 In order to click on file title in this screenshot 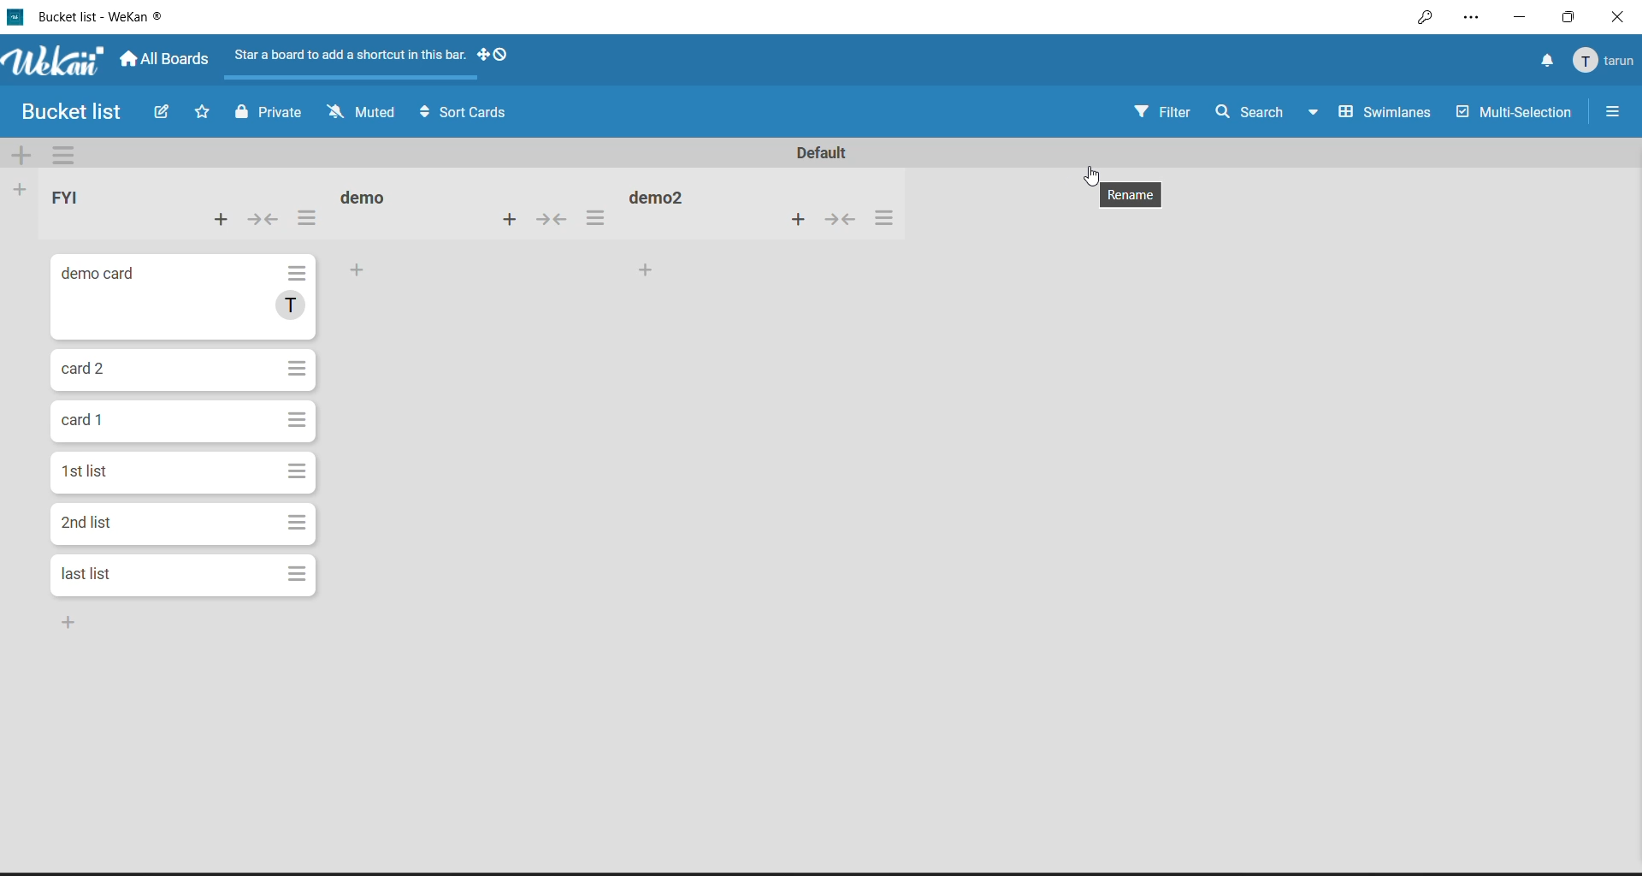, I will do `click(87, 16)`.